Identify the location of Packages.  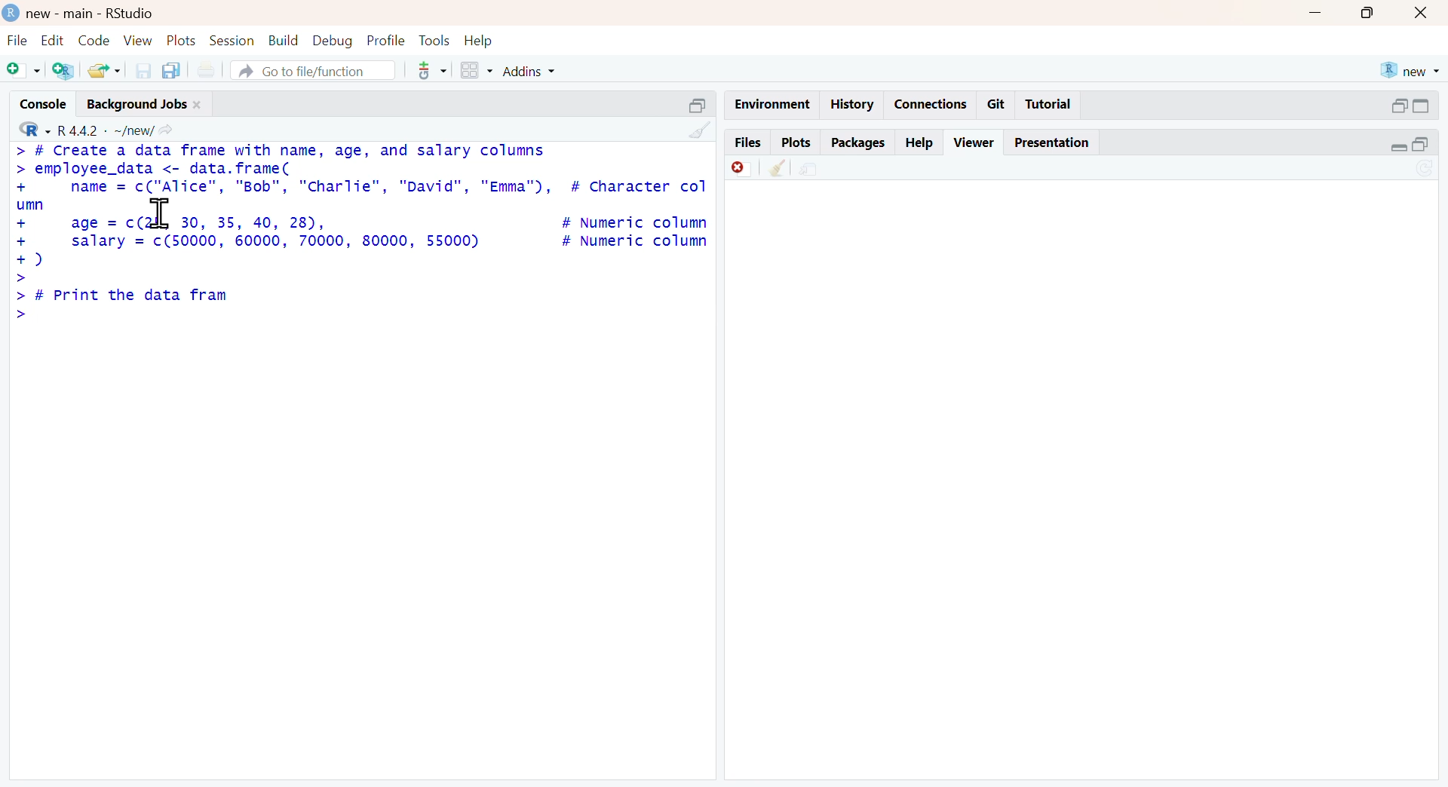
(858, 141).